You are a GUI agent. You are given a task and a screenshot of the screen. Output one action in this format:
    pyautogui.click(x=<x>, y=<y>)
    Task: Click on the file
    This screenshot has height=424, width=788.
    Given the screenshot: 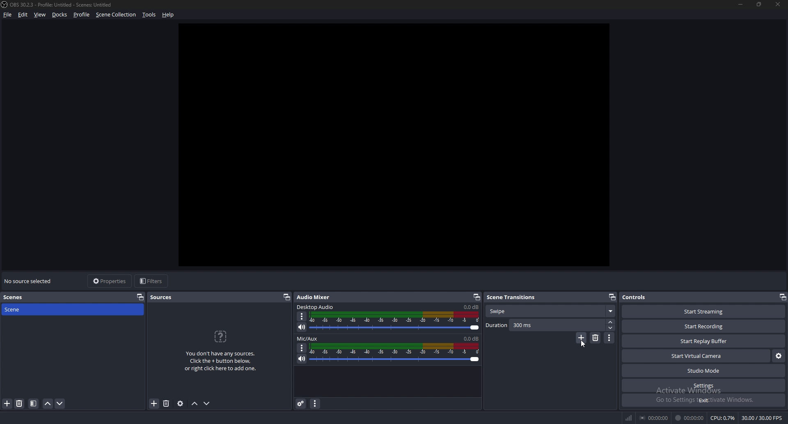 What is the action you would take?
    pyautogui.click(x=8, y=15)
    